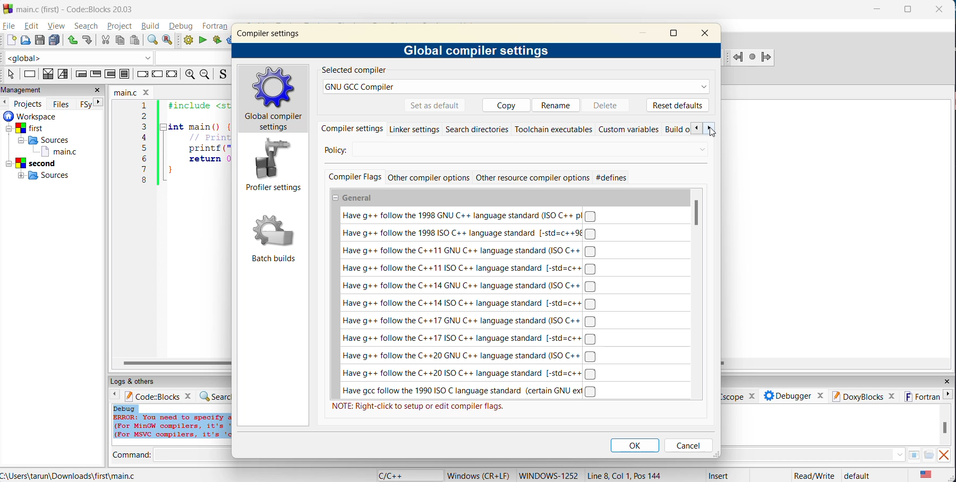 The height and width of the screenshot is (482, 956). What do you see at coordinates (516, 87) in the screenshot?
I see `GNU GCC Compiler` at bounding box center [516, 87].